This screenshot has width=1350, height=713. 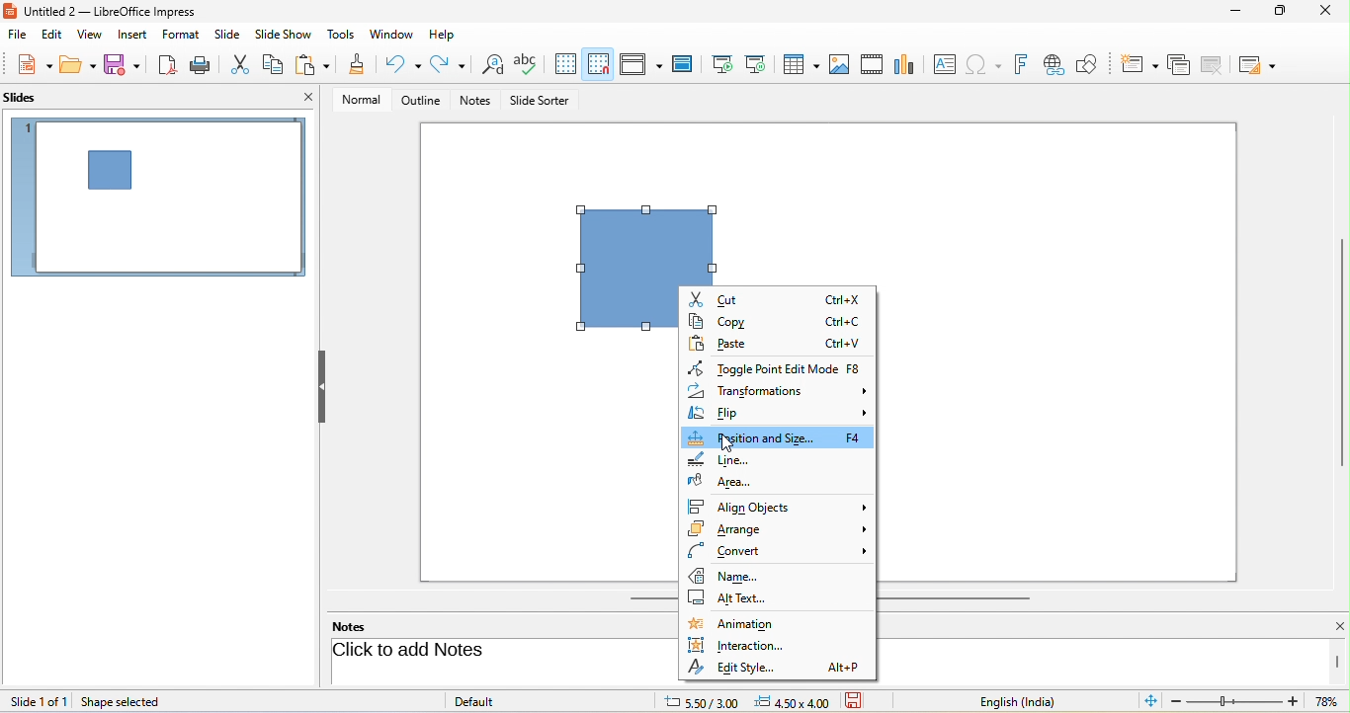 What do you see at coordinates (496, 700) in the screenshot?
I see `default` at bounding box center [496, 700].